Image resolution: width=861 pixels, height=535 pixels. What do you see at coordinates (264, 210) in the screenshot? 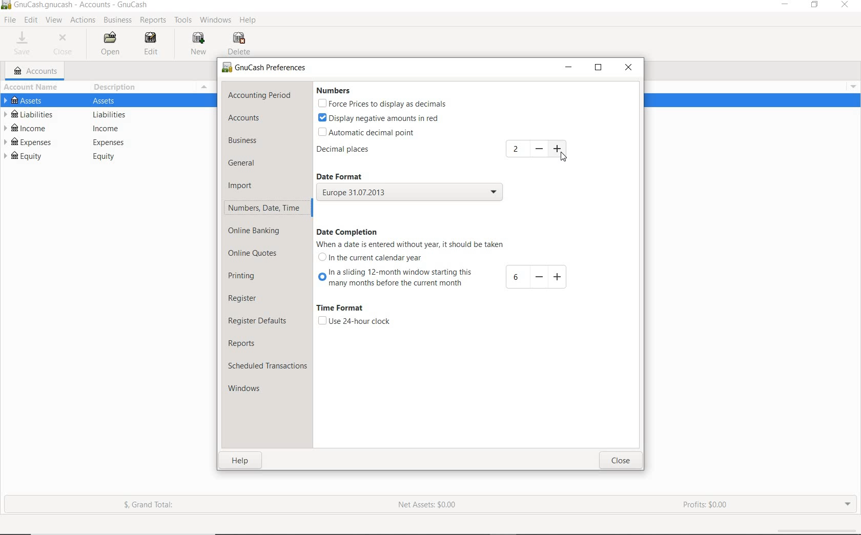
I see `numbers, date, time` at bounding box center [264, 210].